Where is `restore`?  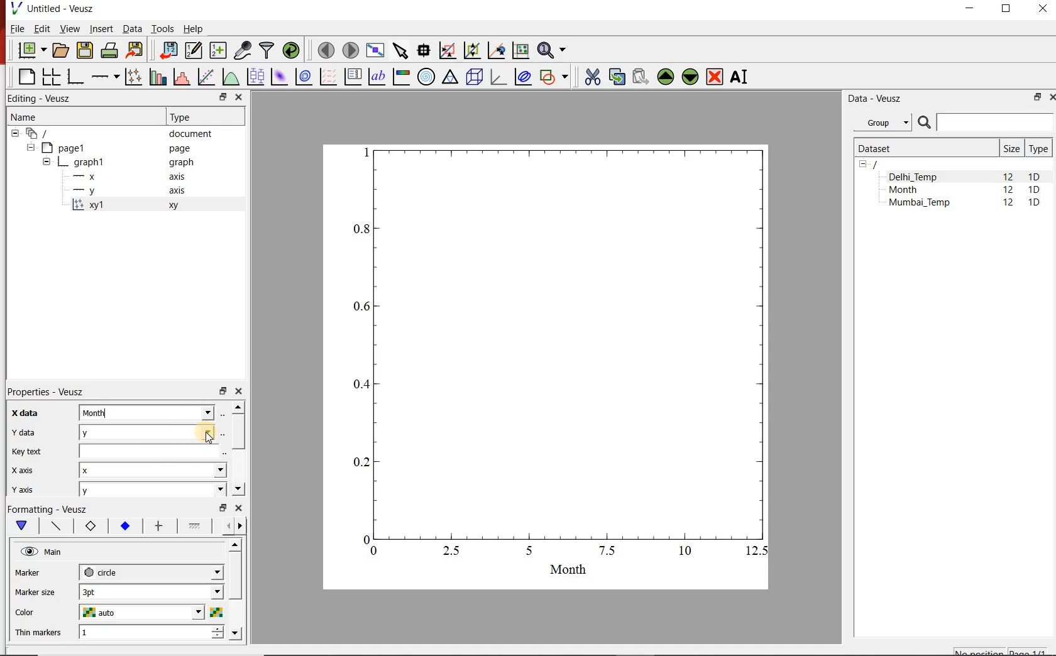 restore is located at coordinates (224, 507).